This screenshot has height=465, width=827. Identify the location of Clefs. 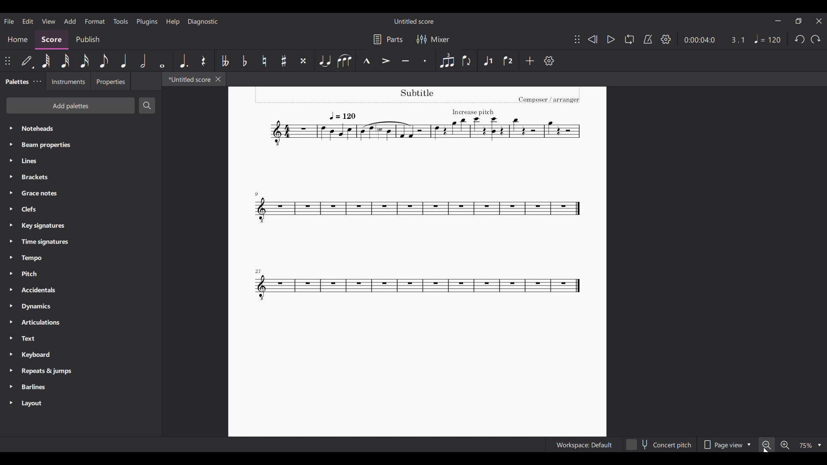
(81, 209).